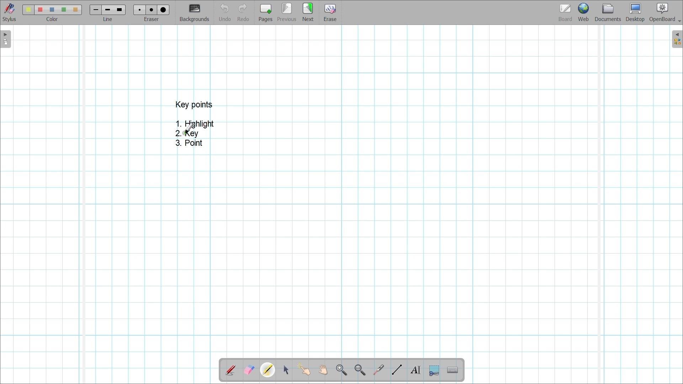 The image size is (683, 384). What do you see at coordinates (188, 143) in the screenshot?
I see `3. Point` at bounding box center [188, 143].